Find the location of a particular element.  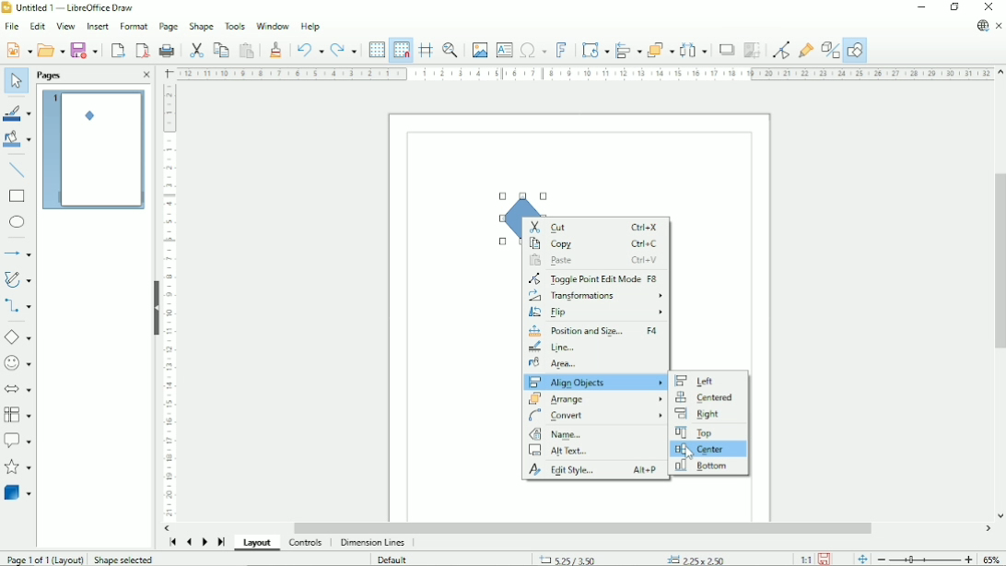

Transformation is located at coordinates (595, 48).